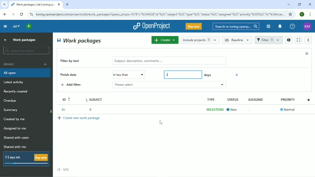  Describe the element at coordinates (194, 26) in the screenshot. I see `Buy now` at that location.